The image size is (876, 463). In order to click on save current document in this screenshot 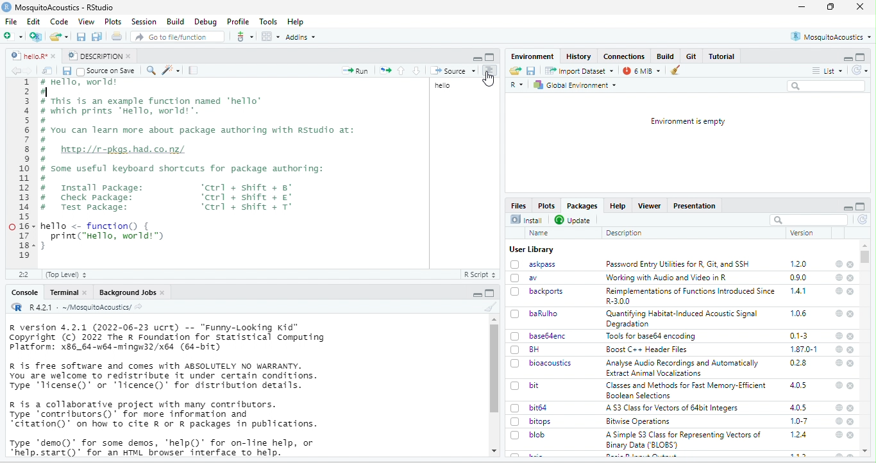, I will do `click(81, 37)`.